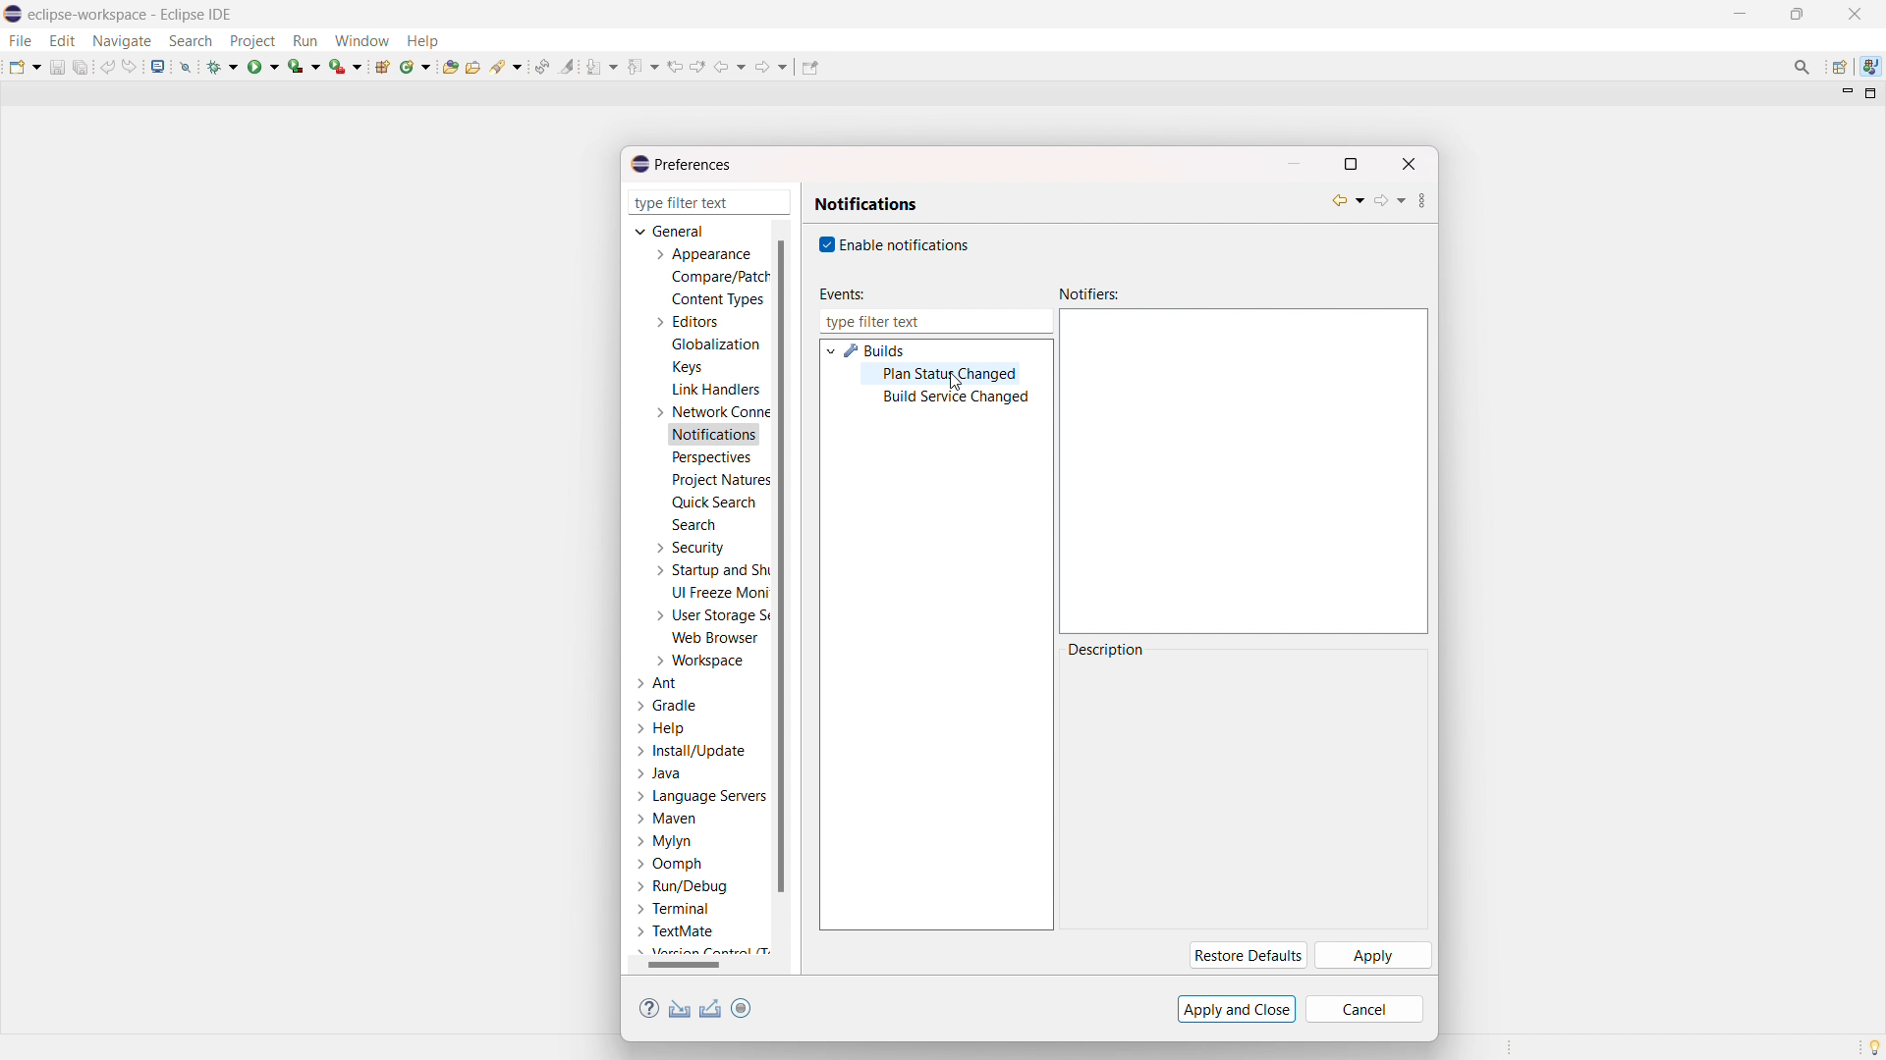 The image size is (1886, 1060). What do you see at coordinates (907, 243) in the screenshot?
I see `enable notifications` at bounding box center [907, 243].